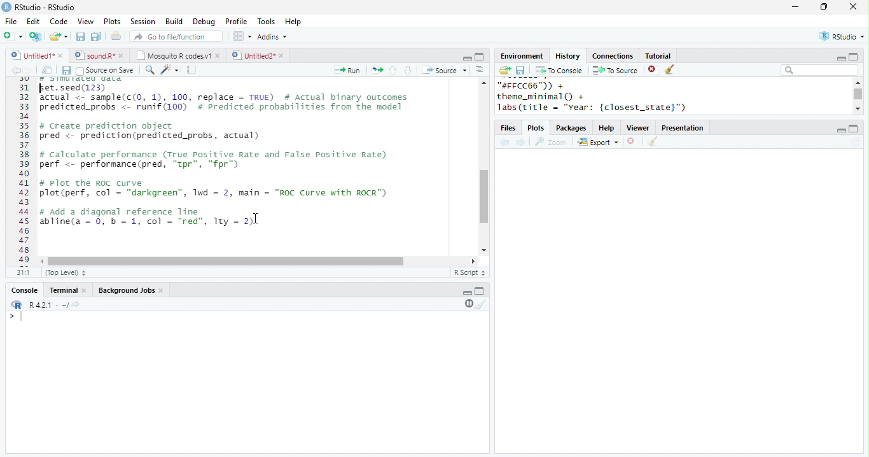 This screenshot has width=869, height=457. What do you see at coordinates (23, 272) in the screenshot?
I see `31:1` at bounding box center [23, 272].